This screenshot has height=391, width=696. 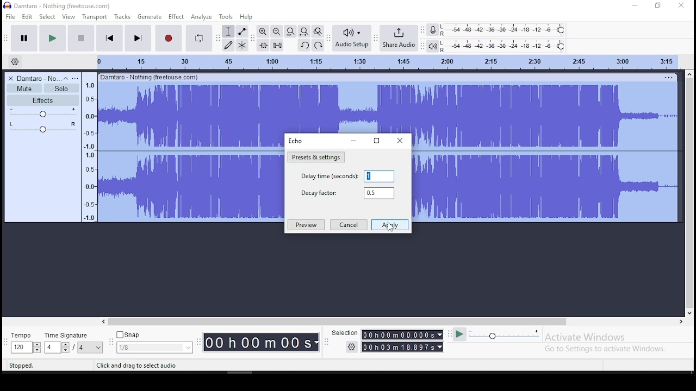 I want to click on 1/8, so click(x=147, y=348).